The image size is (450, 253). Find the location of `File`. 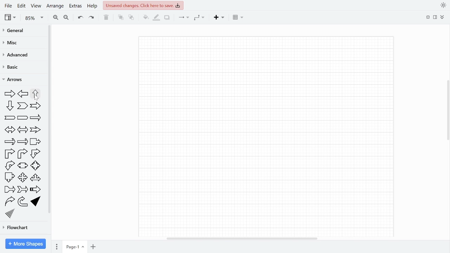

File is located at coordinates (8, 6).